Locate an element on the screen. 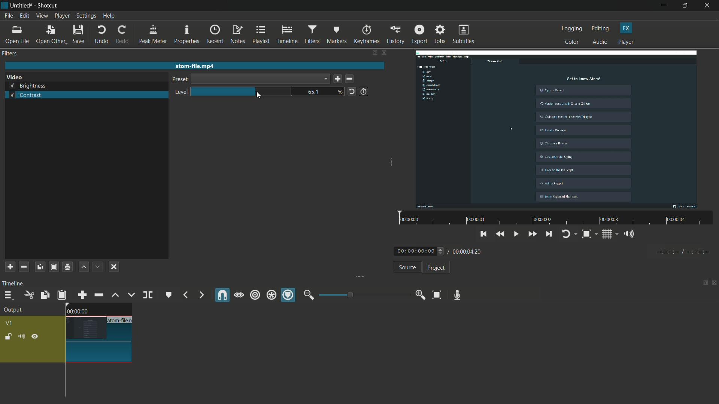 Image resolution: width=719 pixels, height=404 pixels. show tabs is located at coordinates (374, 53).